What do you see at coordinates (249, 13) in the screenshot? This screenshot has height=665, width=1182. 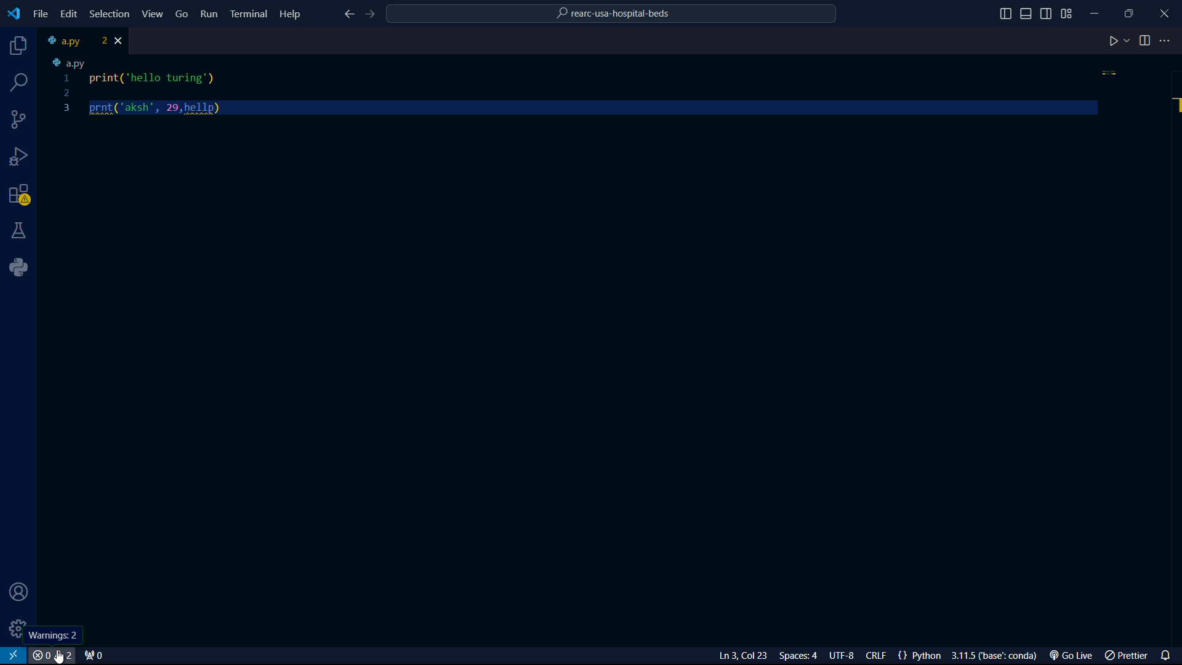 I see `Terminal` at bounding box center [249, 13].